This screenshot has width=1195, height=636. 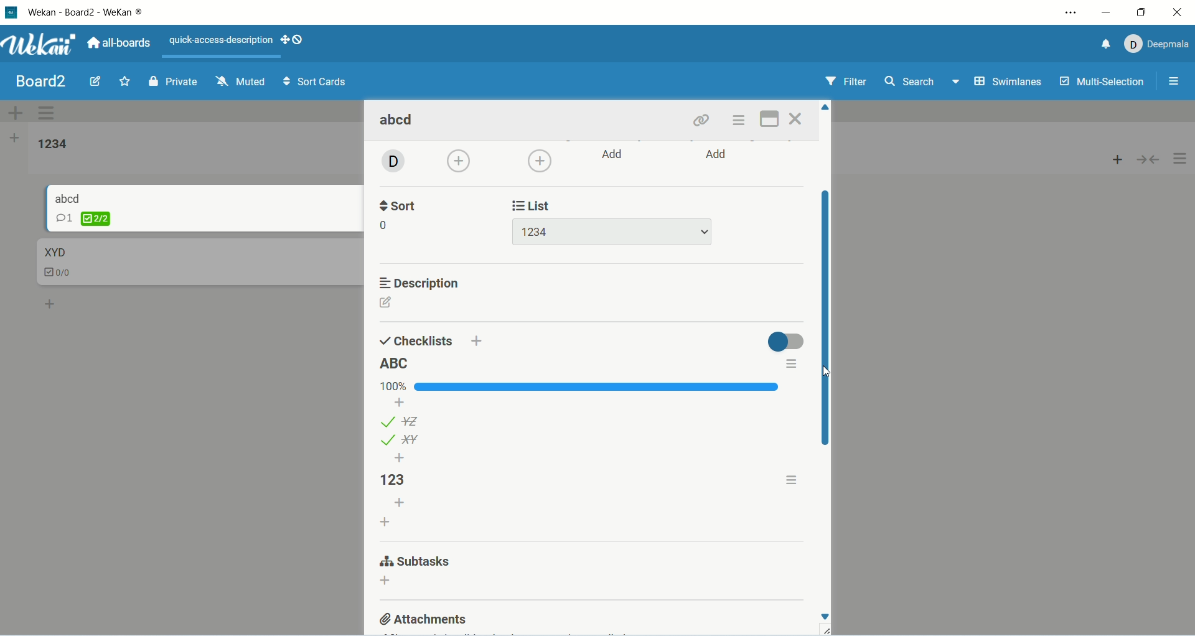 I want to click on add, so click(x=401, y=402).